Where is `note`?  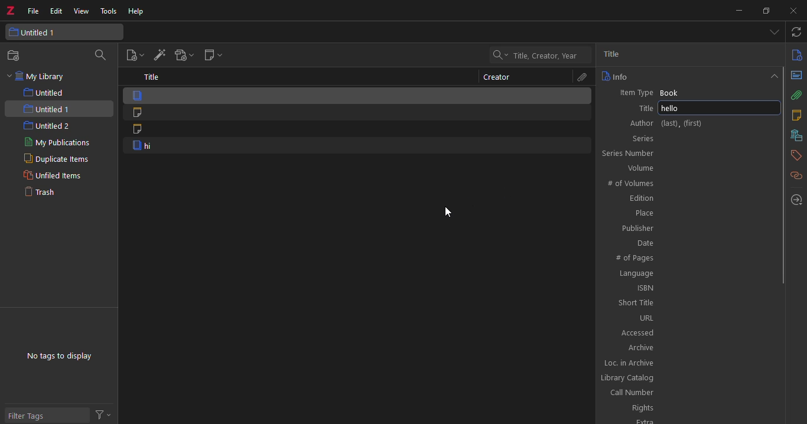 note is located at coordinates (356, 113).